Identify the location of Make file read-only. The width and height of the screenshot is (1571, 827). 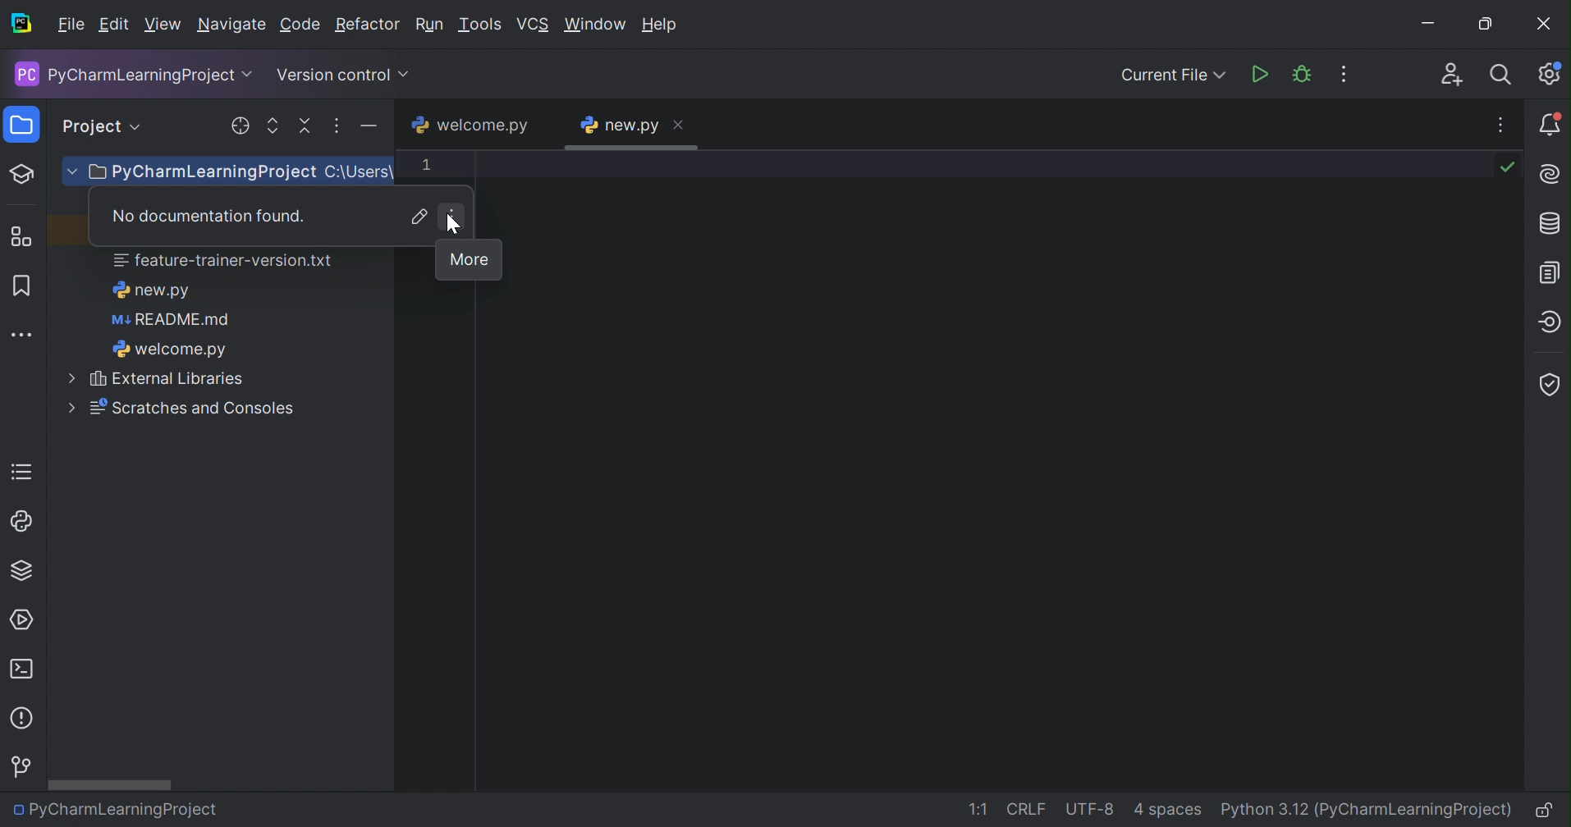
(1550, 812).